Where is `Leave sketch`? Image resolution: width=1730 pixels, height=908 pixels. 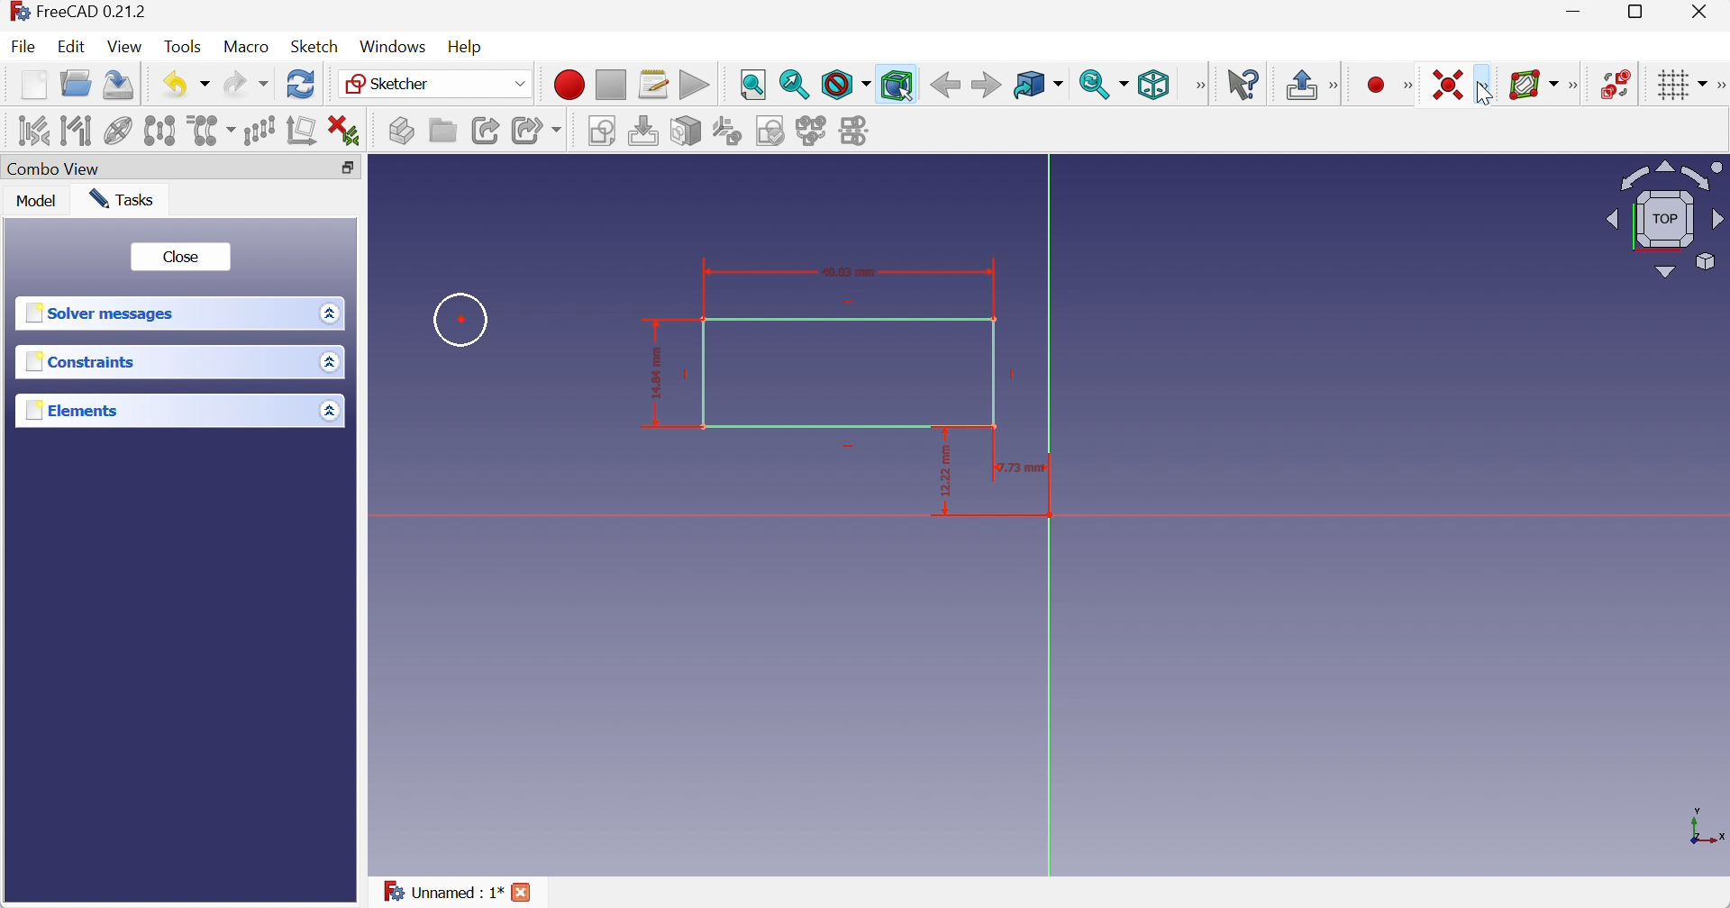 Leave sketch is located at coordinates (1302, 86).